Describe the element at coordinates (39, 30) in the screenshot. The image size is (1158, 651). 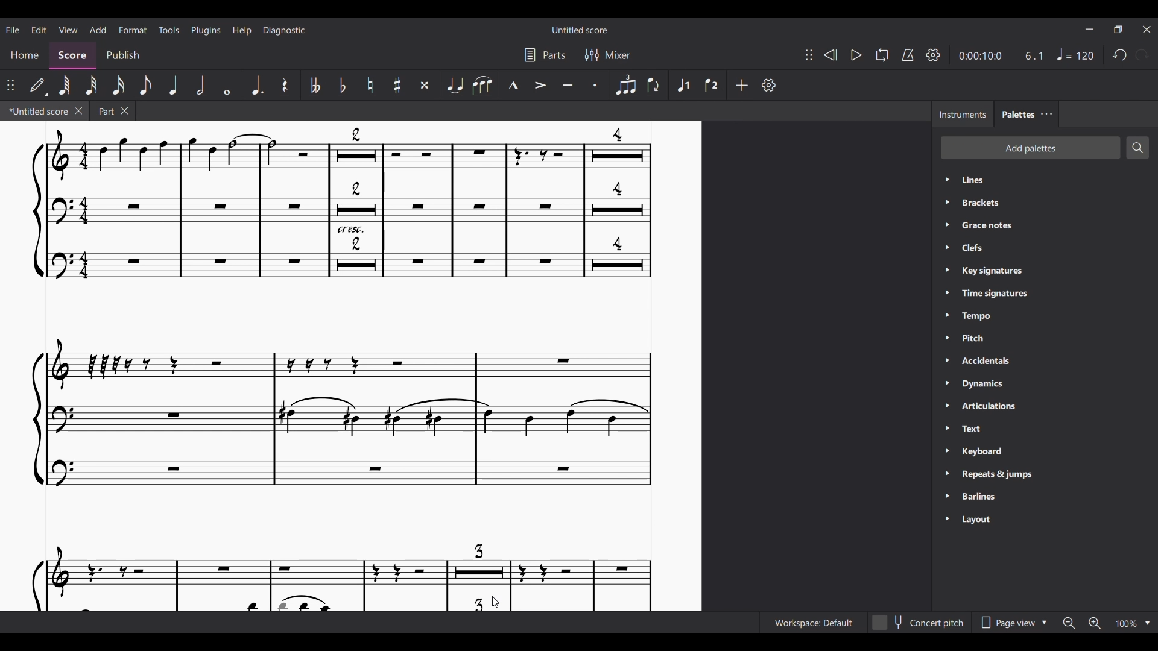
I see `Edit menu` at that location.